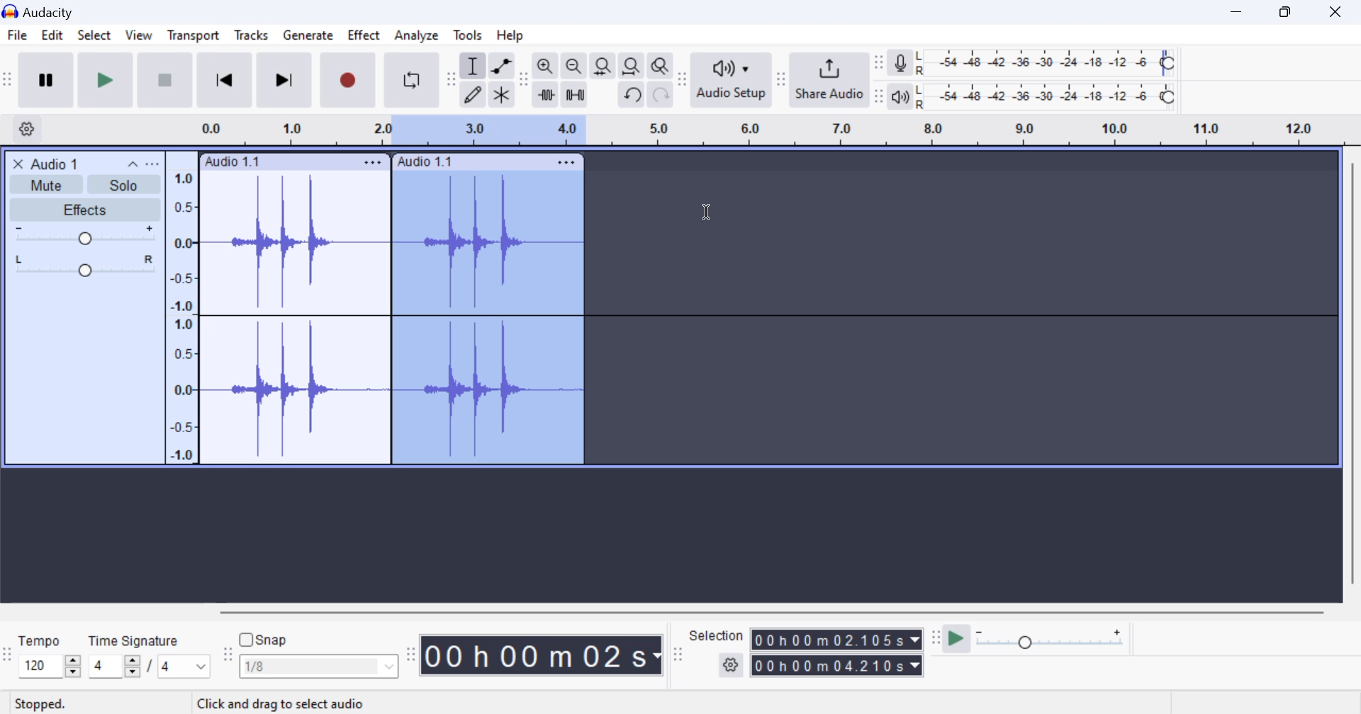 The height and width of the screenshot is (714, 1361). What do you see at coordinates (839, 654) in the screenshot?
I see `Selected Clip Length` at bounding box center [839, 654].